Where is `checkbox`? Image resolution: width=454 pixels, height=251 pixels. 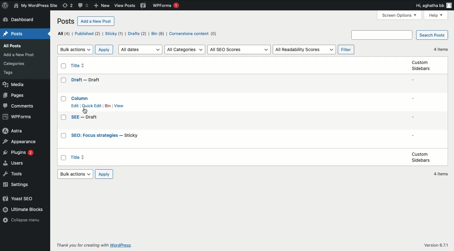
checkbox is located at coordinates (63, 136).